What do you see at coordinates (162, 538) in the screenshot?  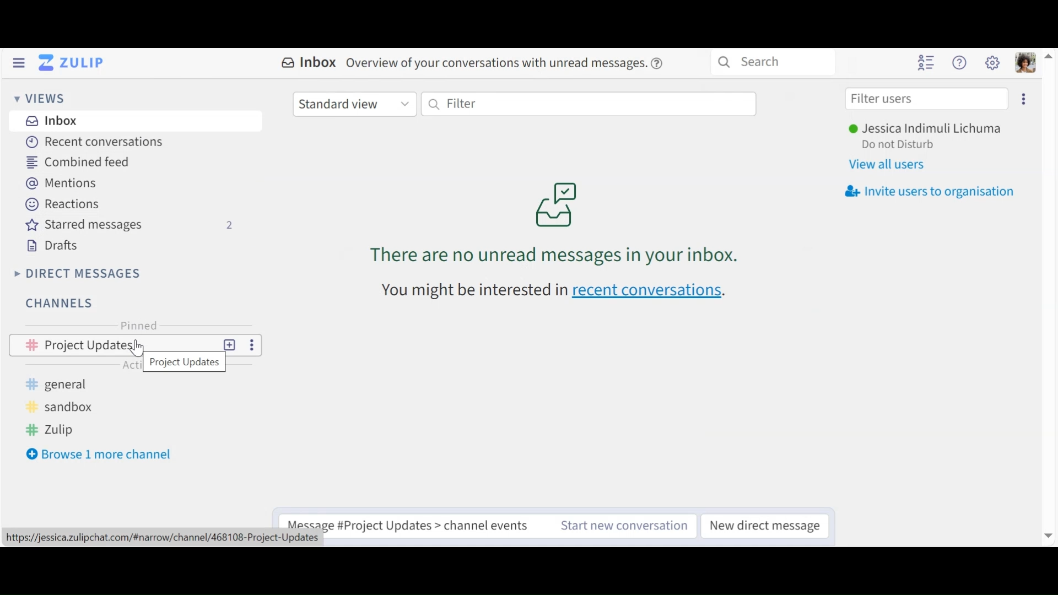 I see `` at bounding box center [162, 538].